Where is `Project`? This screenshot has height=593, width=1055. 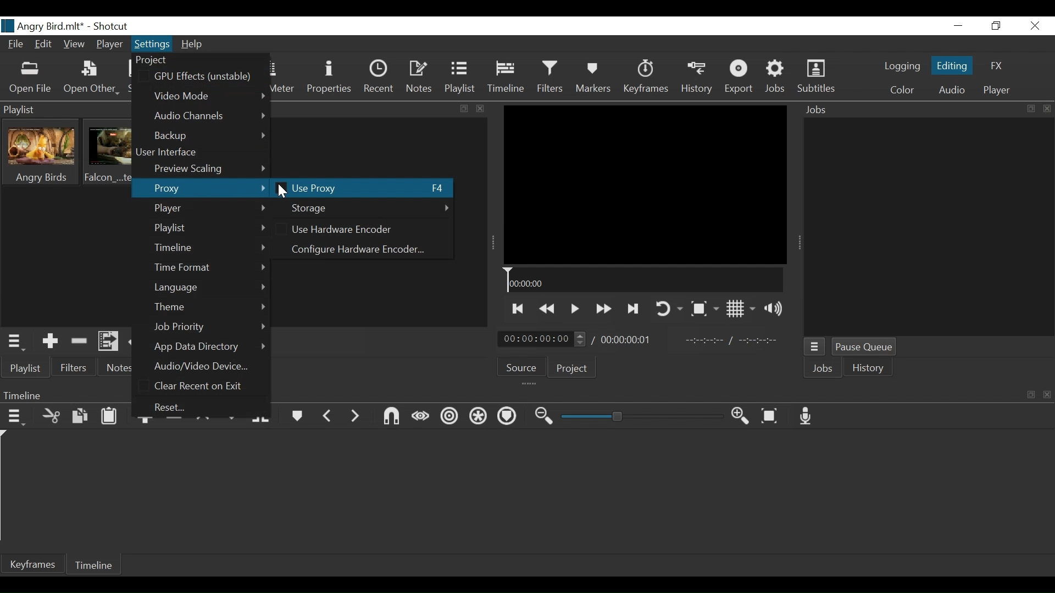
Project is located at coordinates (576, 368).